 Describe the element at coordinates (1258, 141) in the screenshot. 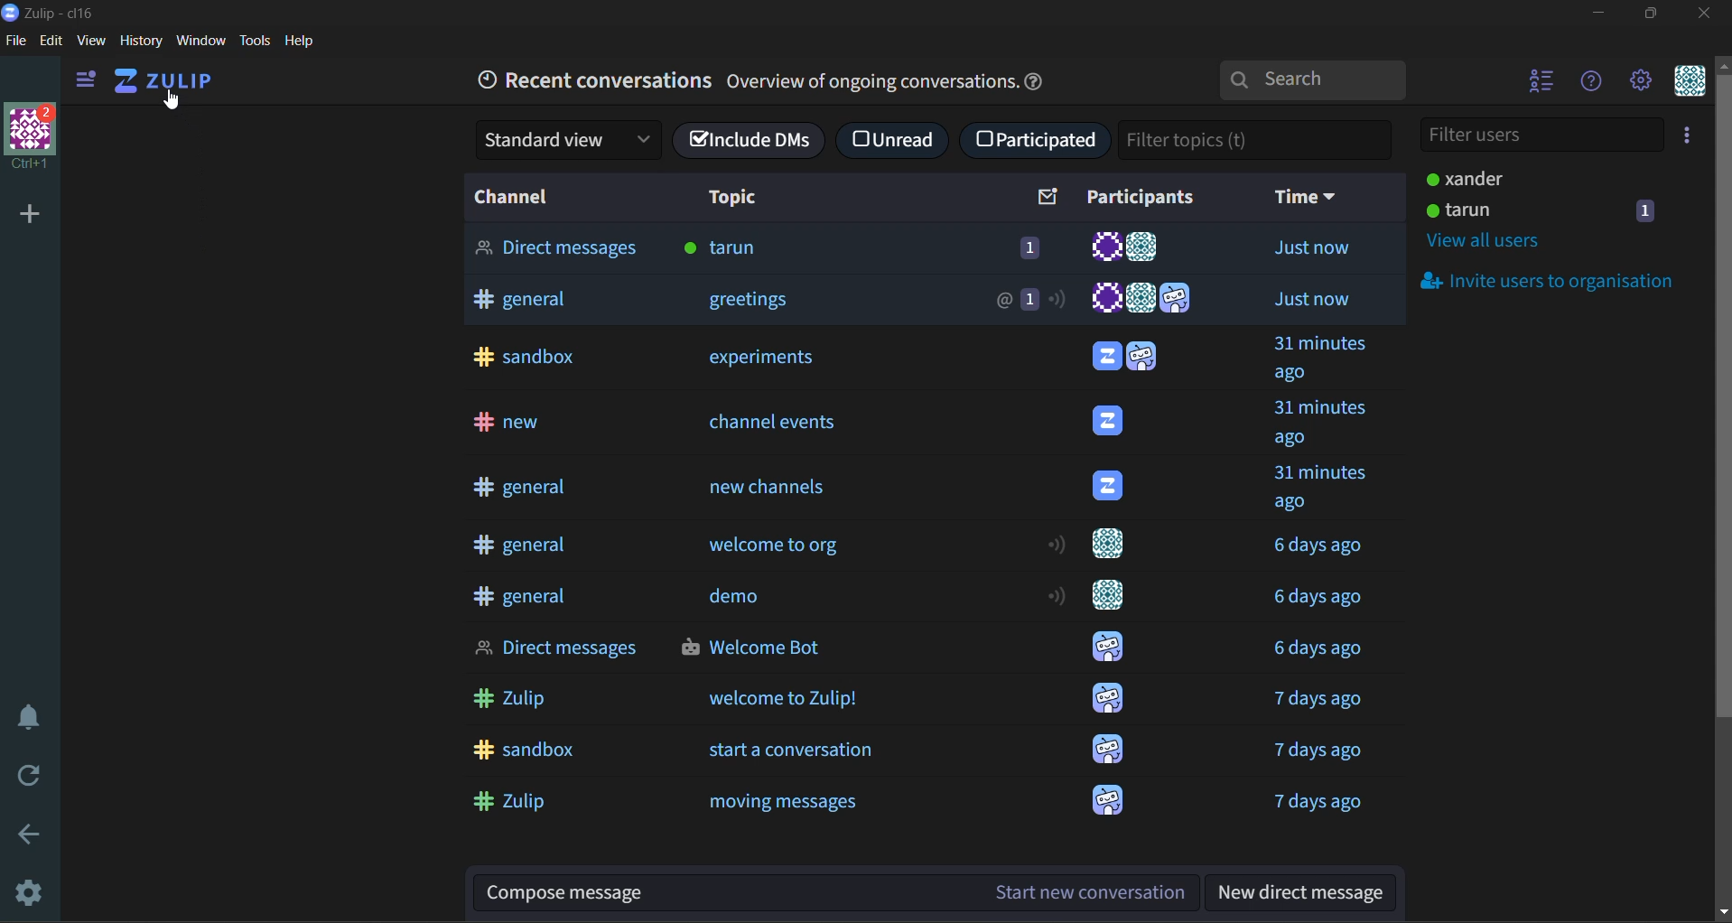

I see `filter topics` at that location.